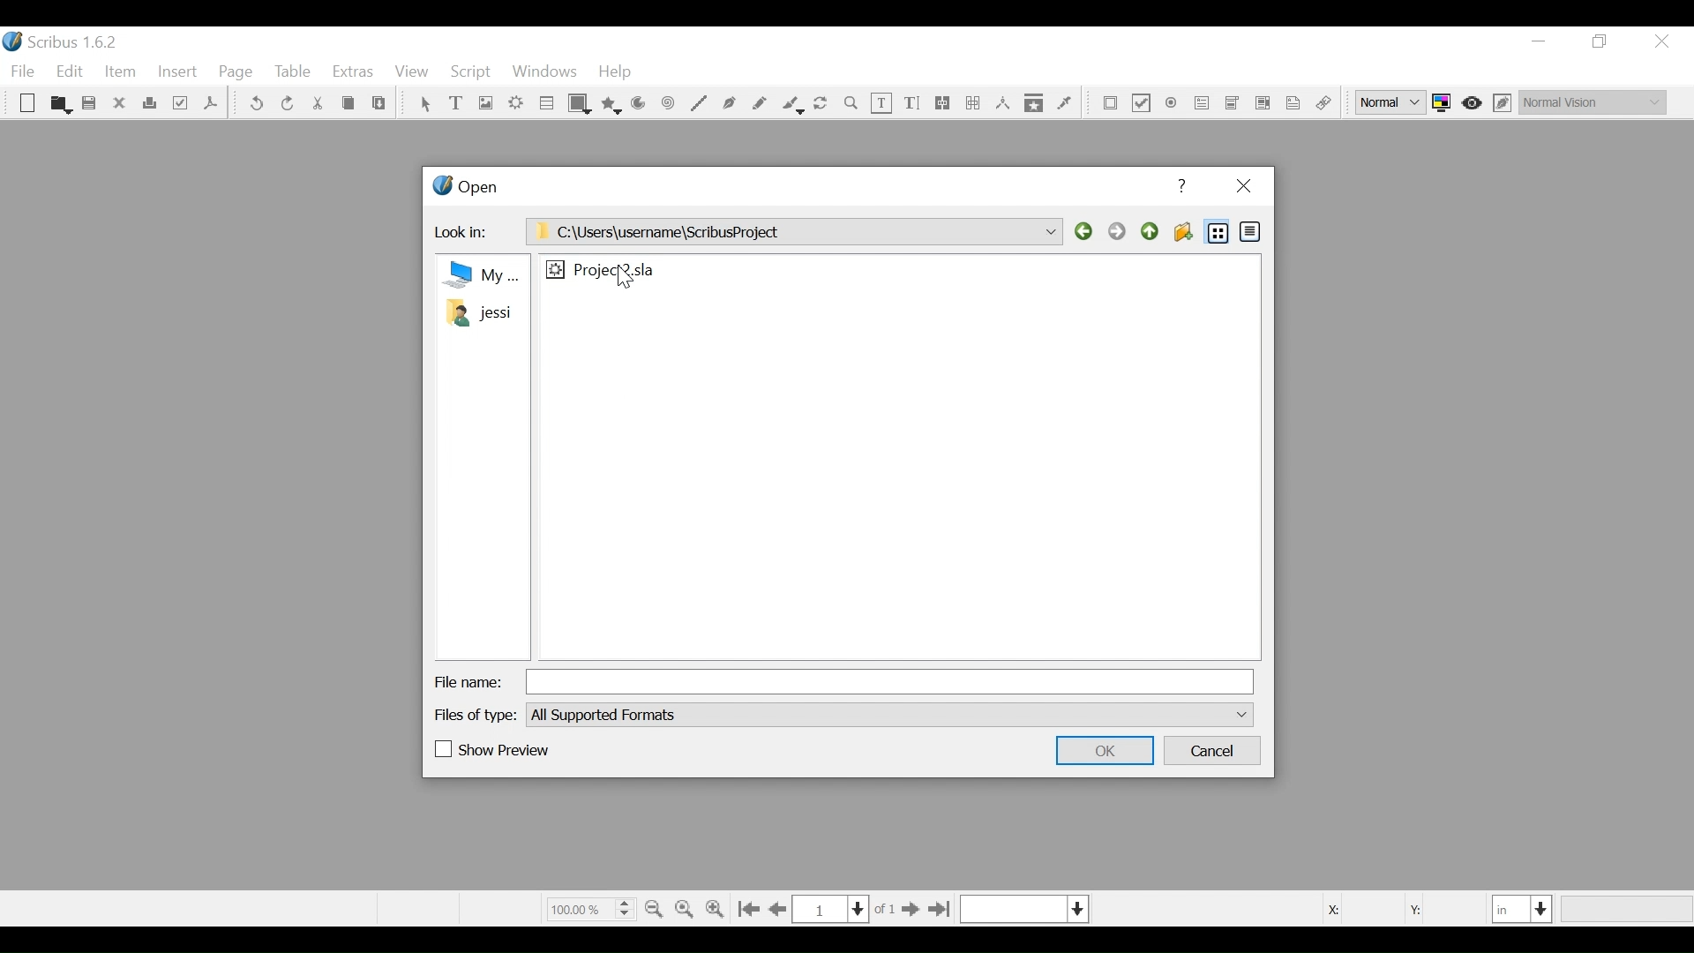 The width and height of the screenshot is (1694, 953). I want to click on Zoom, so click(851, 104).